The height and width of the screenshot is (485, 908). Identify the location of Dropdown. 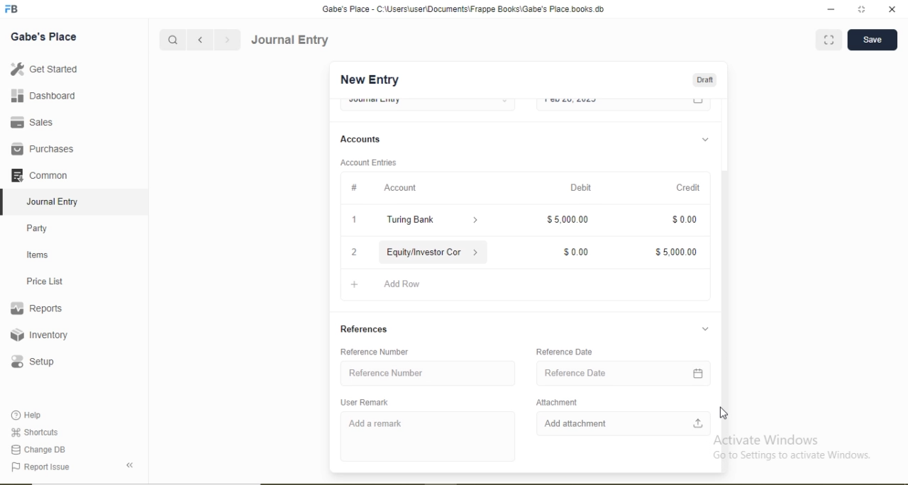
(705, 329).